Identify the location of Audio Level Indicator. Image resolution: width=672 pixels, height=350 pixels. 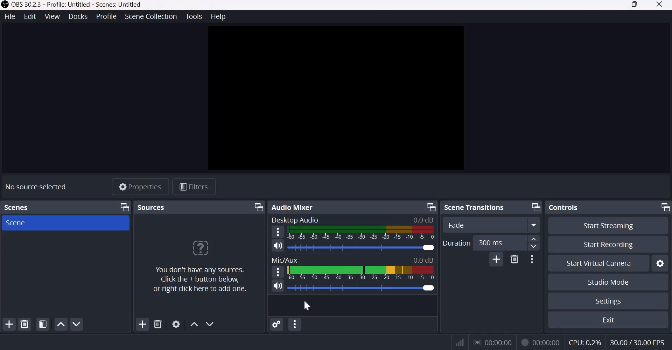
(424, 220).